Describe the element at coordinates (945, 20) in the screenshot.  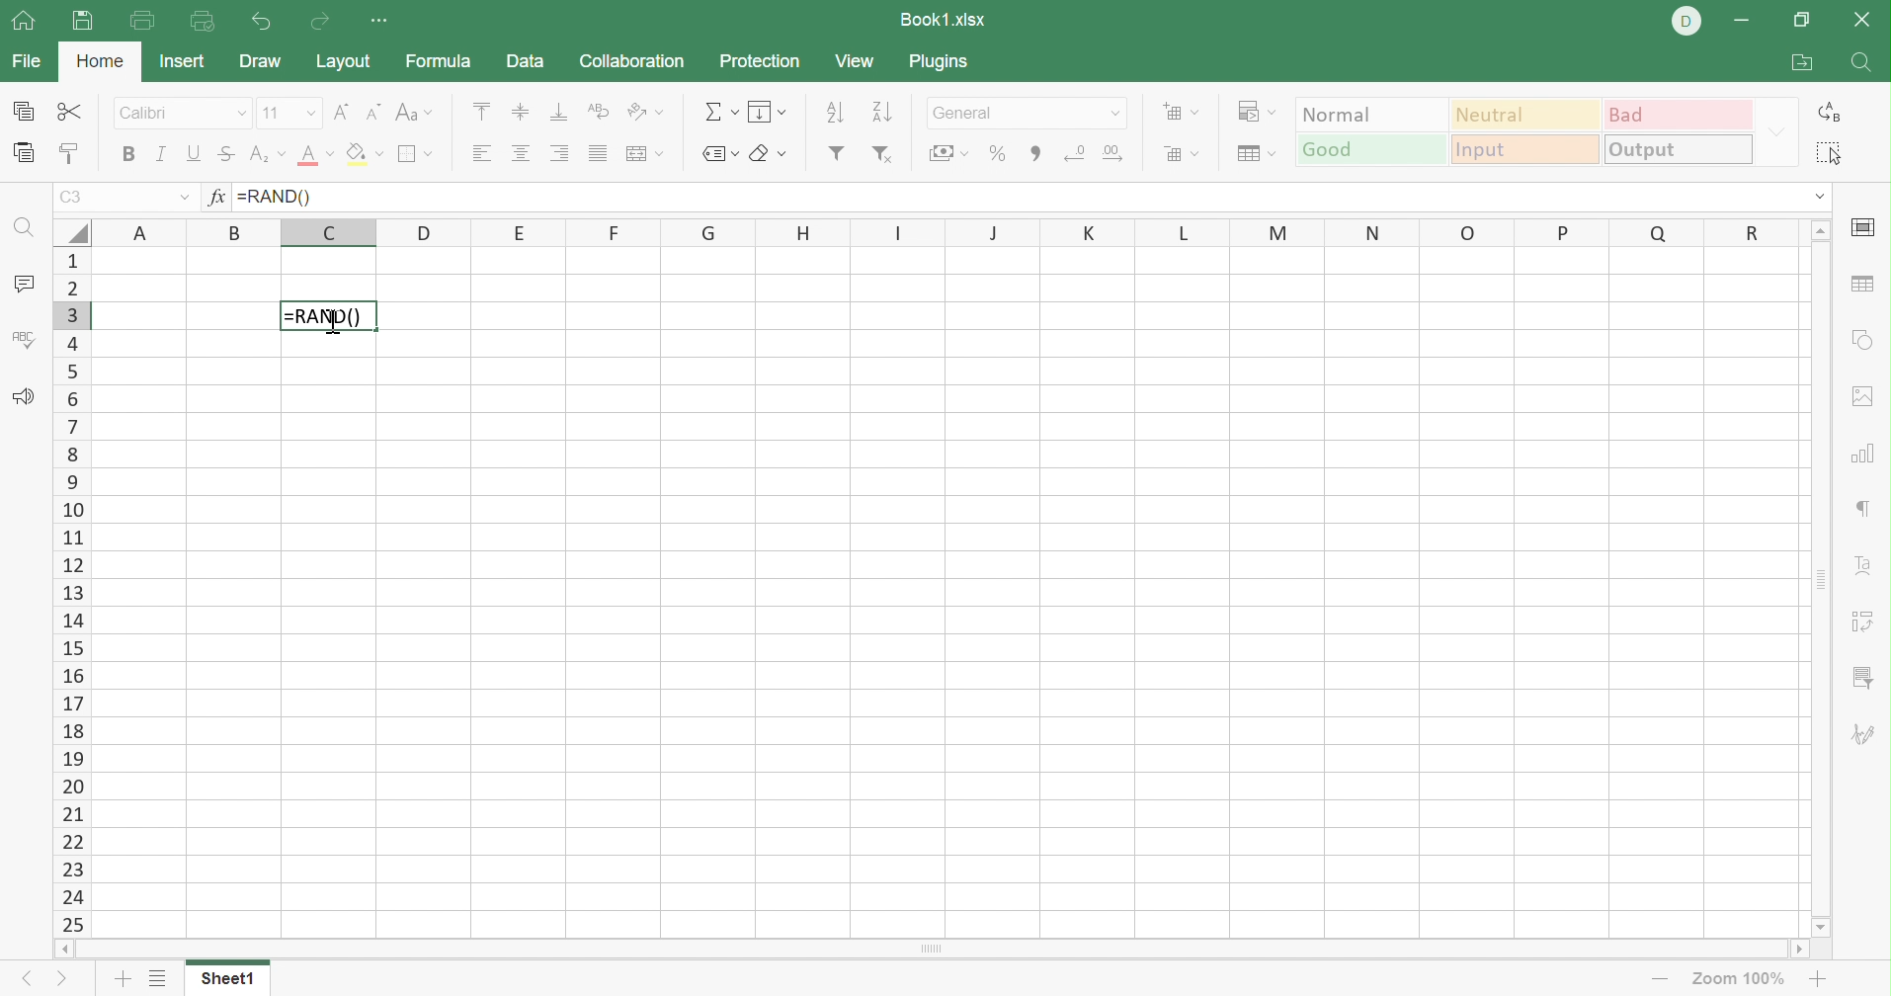
I see `Book1.xlsx` at that location.